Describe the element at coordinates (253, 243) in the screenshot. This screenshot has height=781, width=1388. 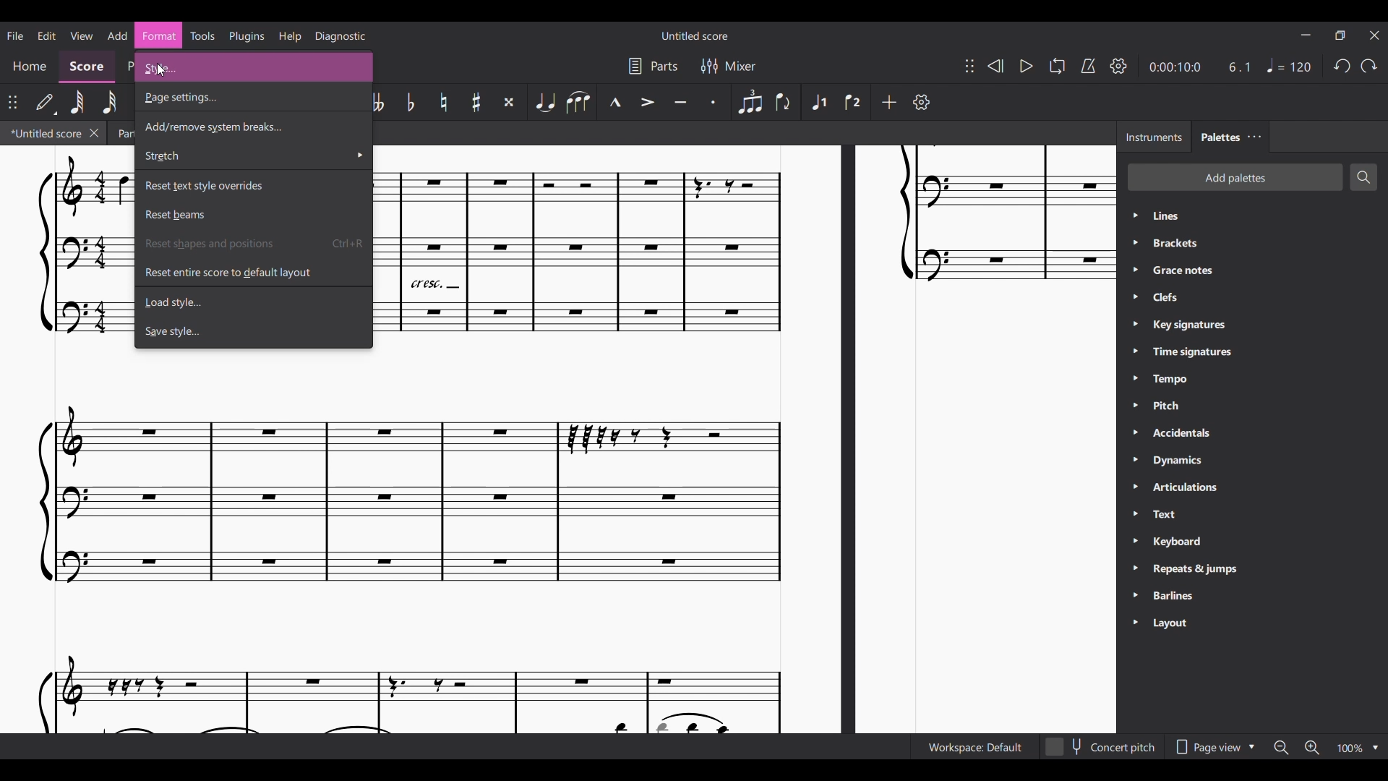
I see `Reset shapes and positions` at that location.